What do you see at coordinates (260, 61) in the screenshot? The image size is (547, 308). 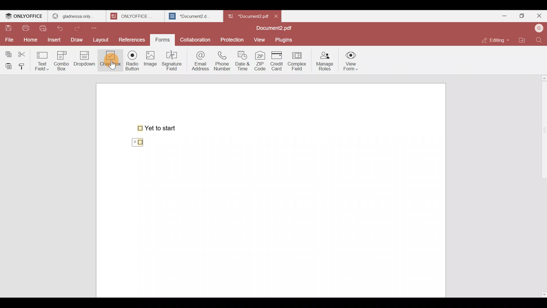 I see `ZIP code` at bounding box center [260, 61].